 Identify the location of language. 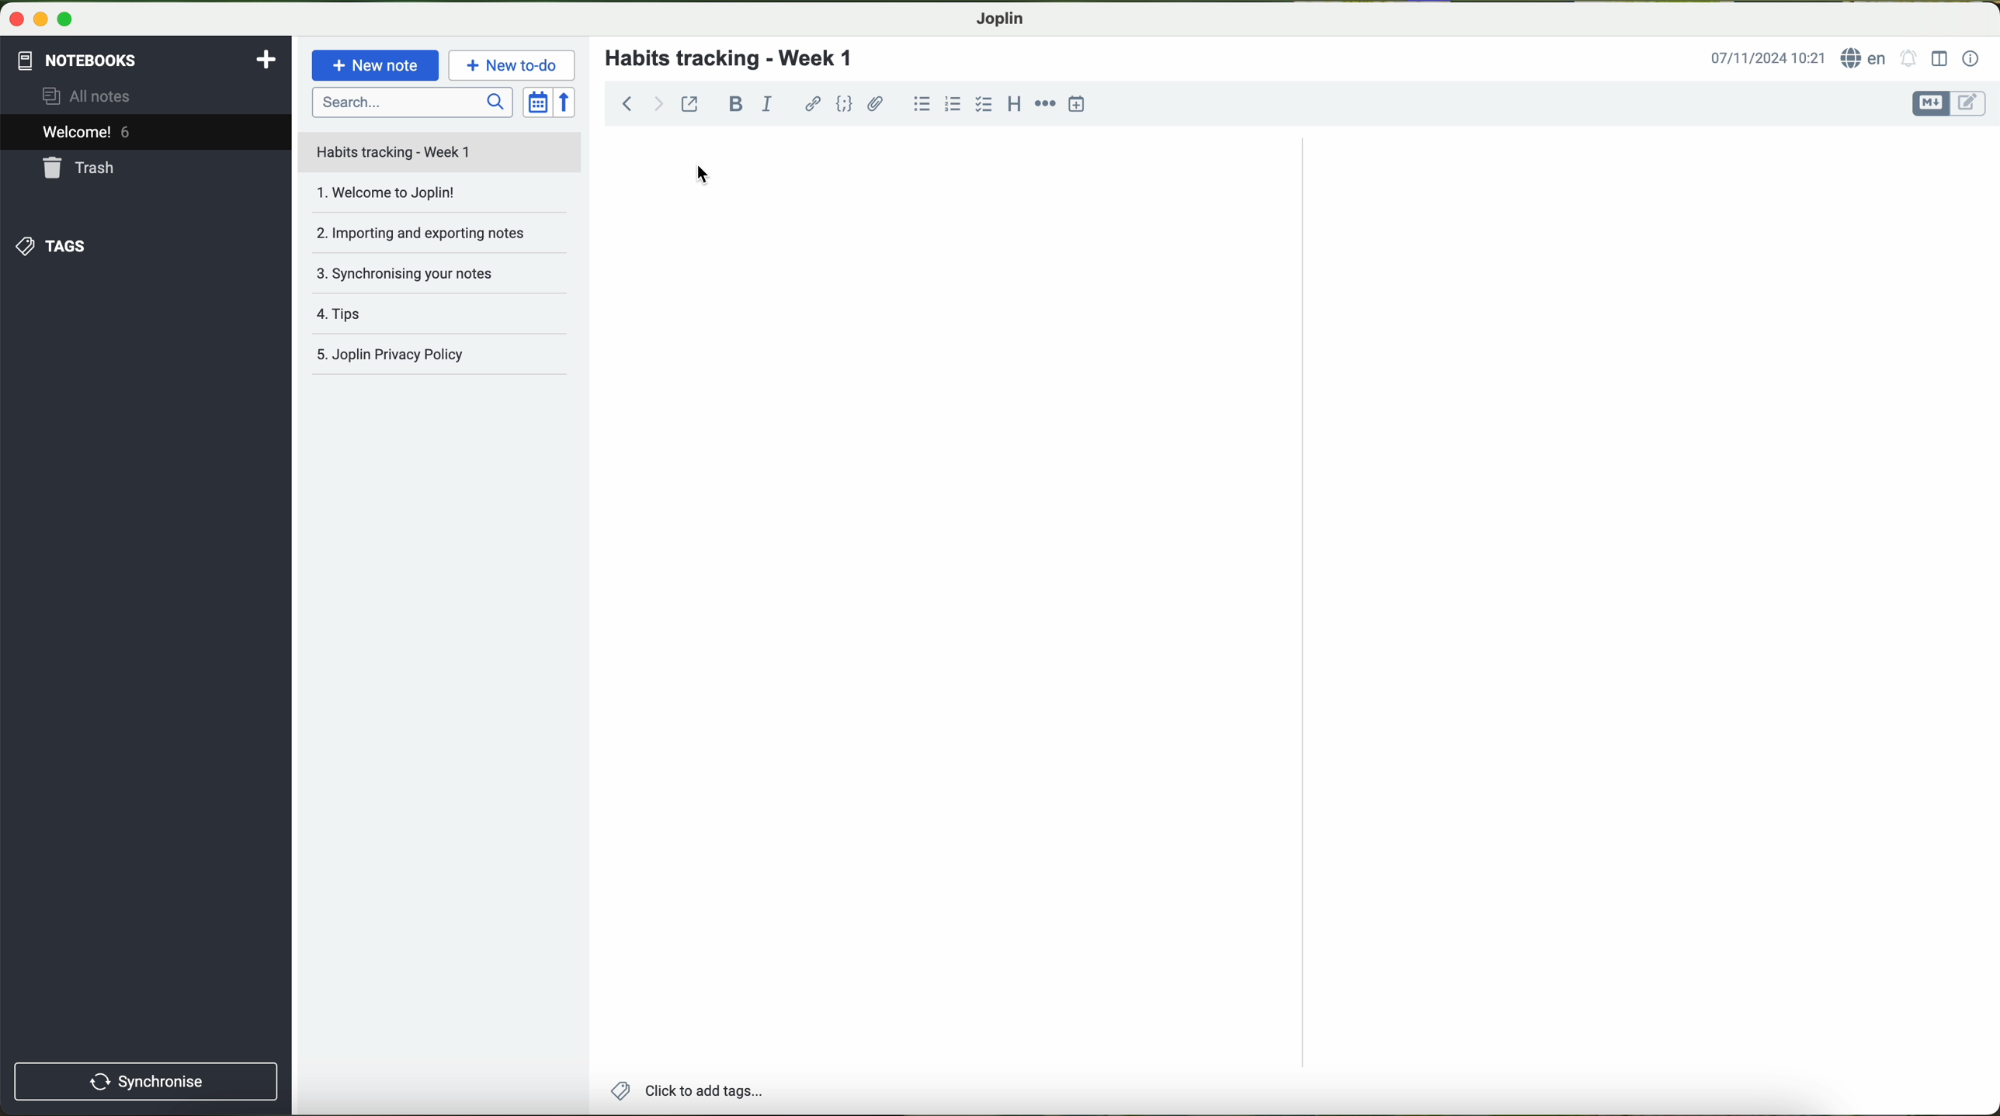
(1865, 57).